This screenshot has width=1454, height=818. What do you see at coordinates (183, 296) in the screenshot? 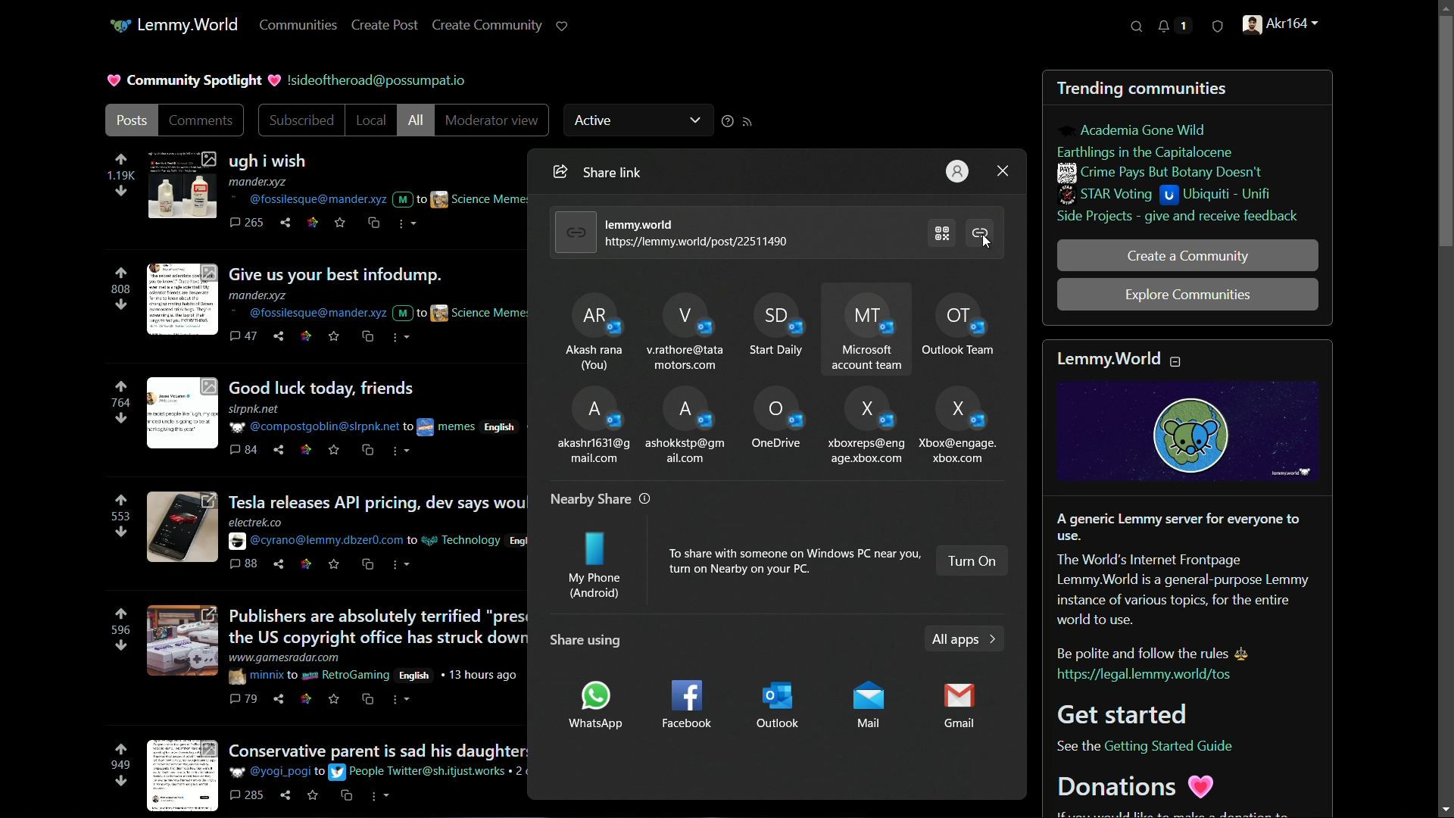
I see `thumbnail` at bounding box center [183, 296].